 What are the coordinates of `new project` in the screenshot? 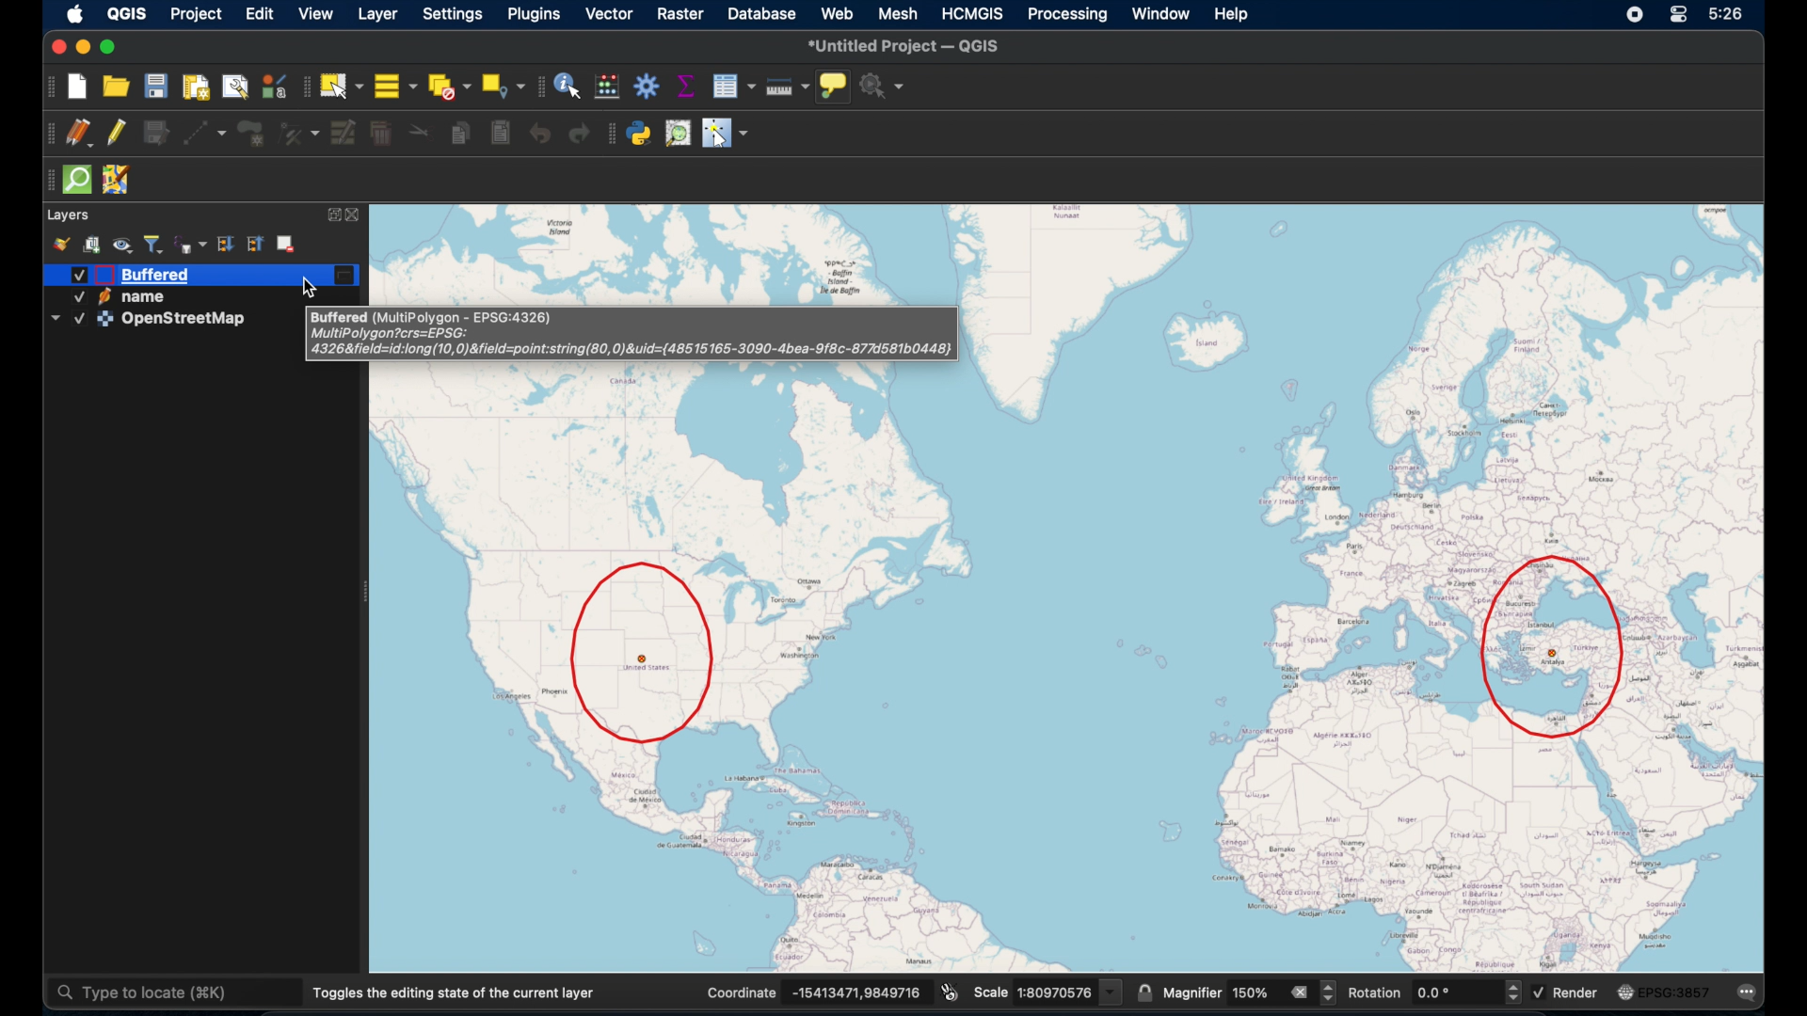 It's located at (75, 86).